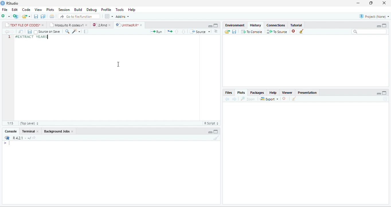  I want to click on maximize, so click(216, 26).